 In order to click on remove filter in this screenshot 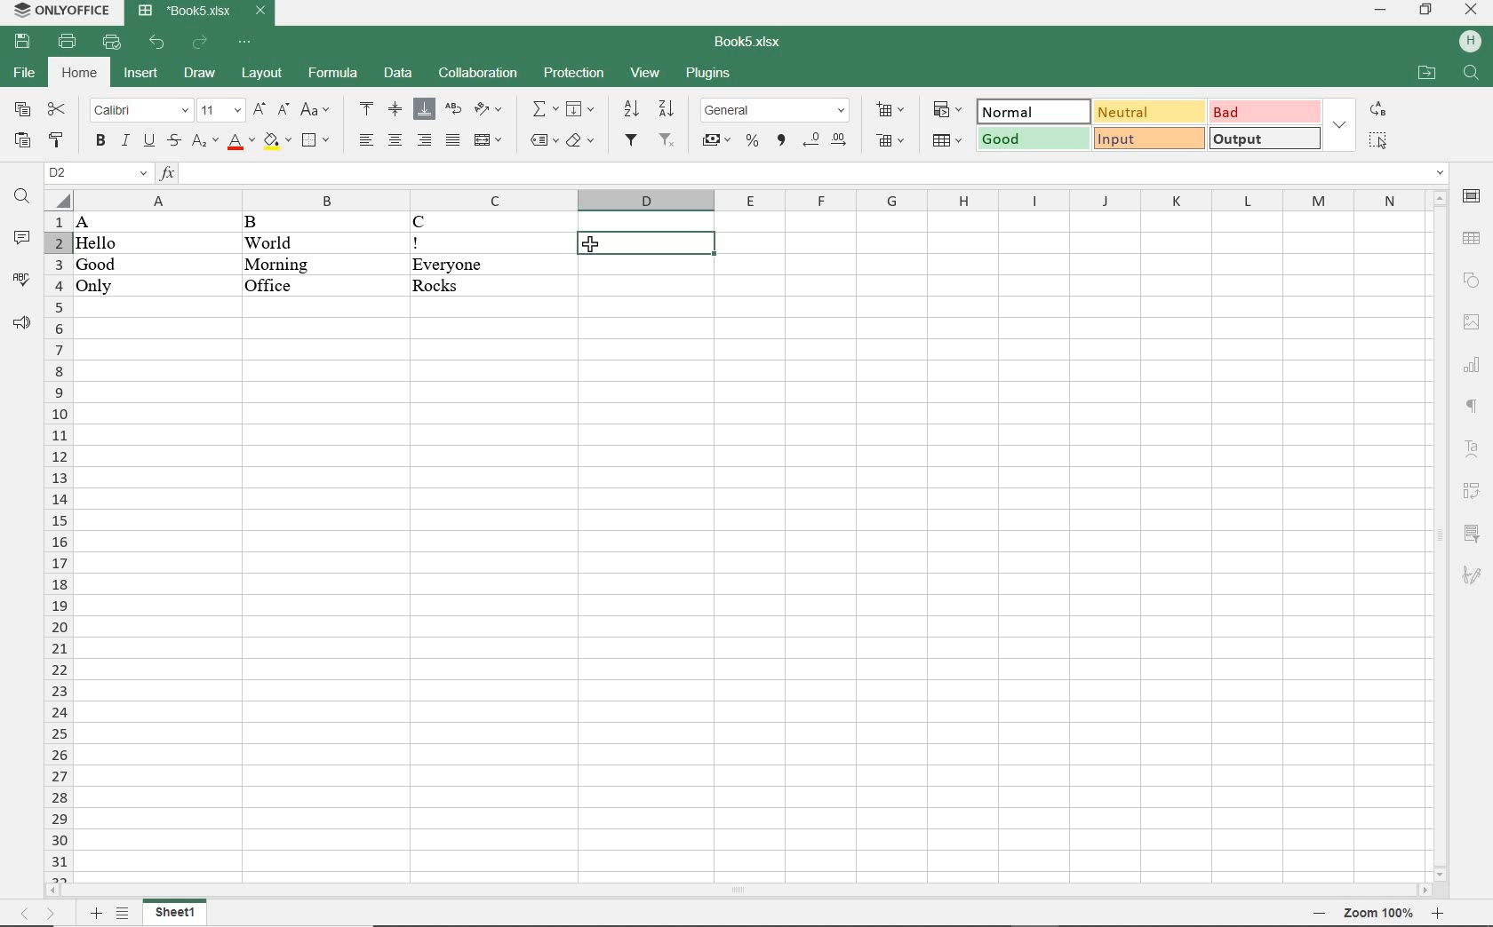, I will do `click(668, 143)`.